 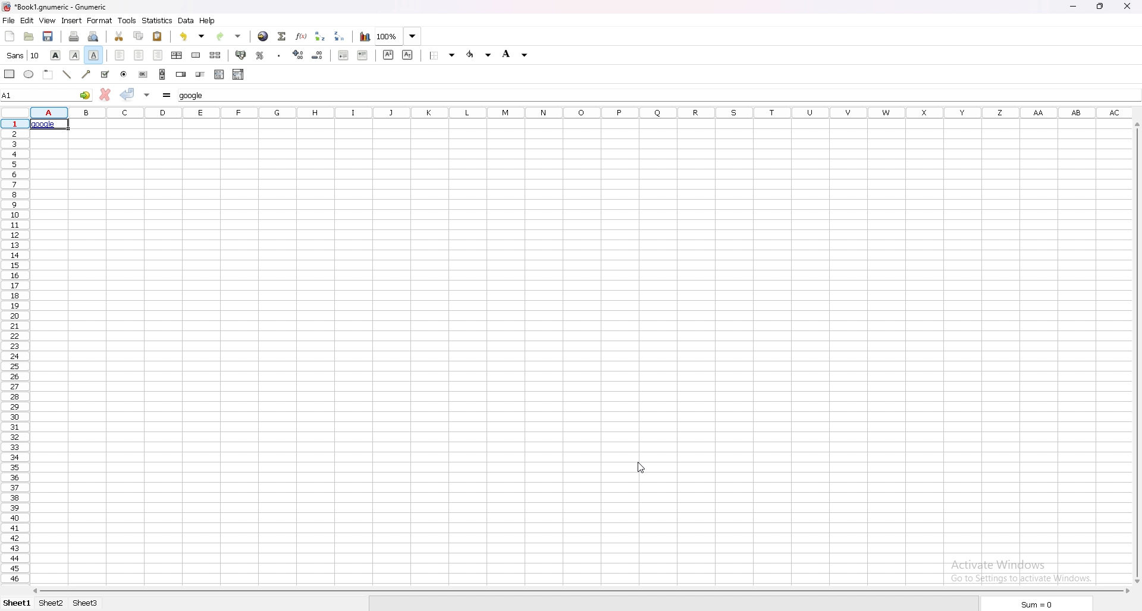 What do you see at coordinates (181, 74) in the screenshot?
I see `spin button` at bounding box center [181, 74].